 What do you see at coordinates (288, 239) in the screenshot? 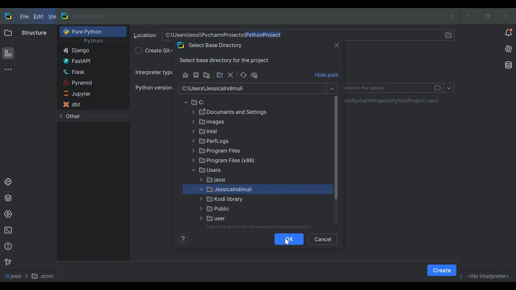
I see `OK` at bounding box center [288, 239].